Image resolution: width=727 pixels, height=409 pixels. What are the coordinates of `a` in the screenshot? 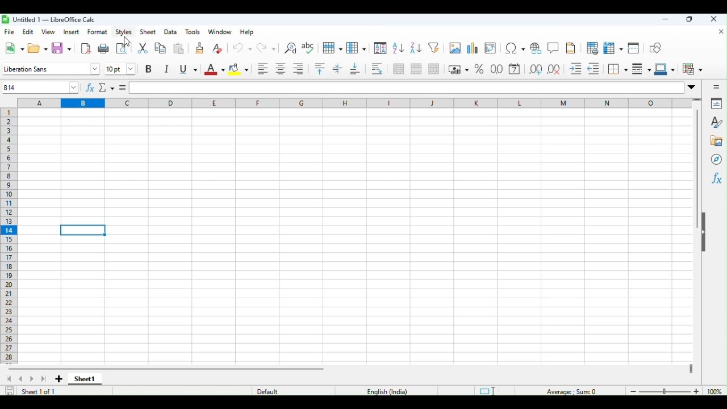 It's located at (35, 102).